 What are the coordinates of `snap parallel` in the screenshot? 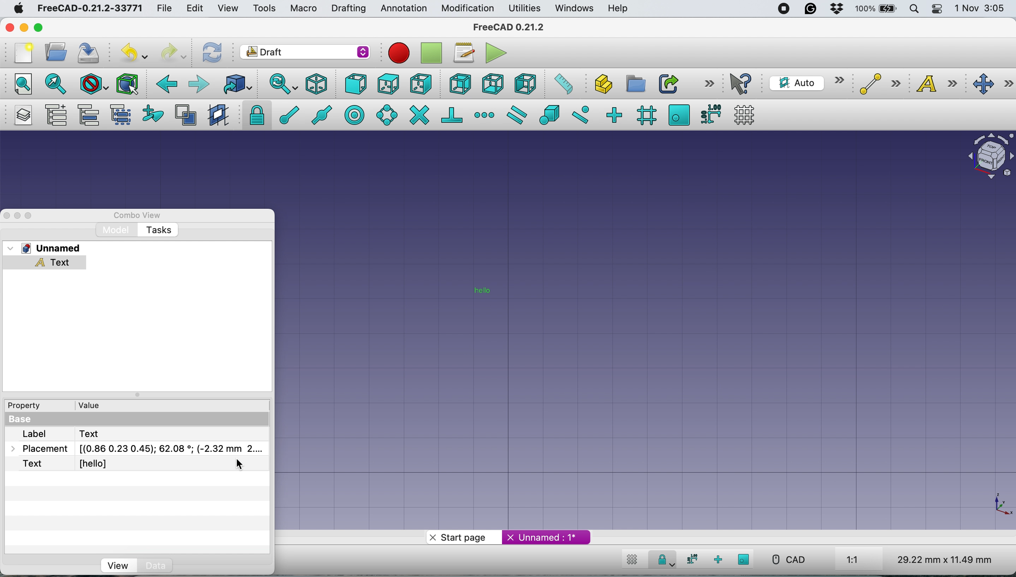 It's located at (515, 114).